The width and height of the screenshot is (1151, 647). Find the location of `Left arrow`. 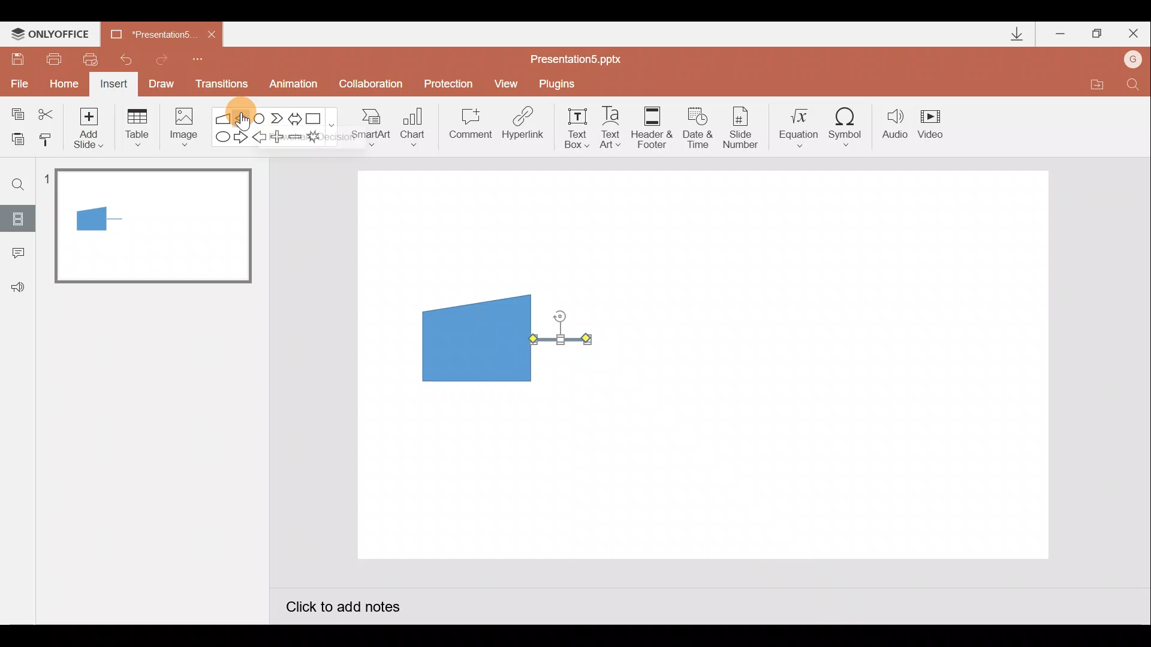

Left arrow is located at coordinates (260, 138).